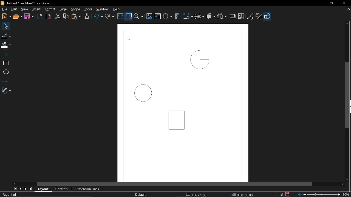 The height and width of the screenshot is (197, 351). What do you see at coordinates (7, 81) in the screenshot?
I see `Lines and arrows` at bounding box center [7, 81].